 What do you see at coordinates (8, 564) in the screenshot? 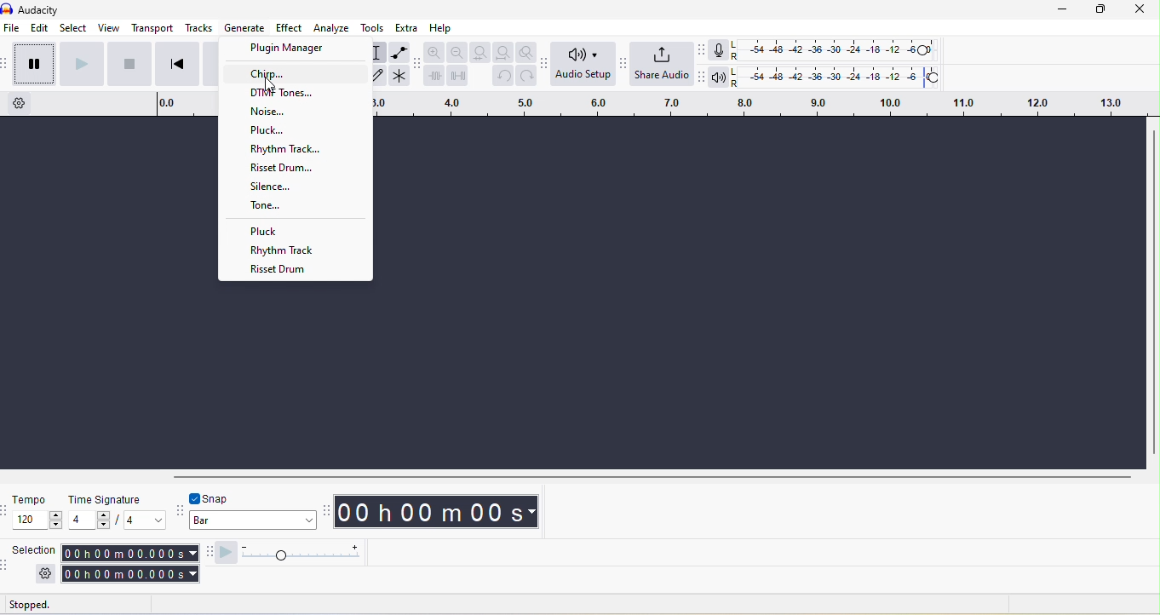
I see `audacity selection toolbar` at bounding box center [8, 564].